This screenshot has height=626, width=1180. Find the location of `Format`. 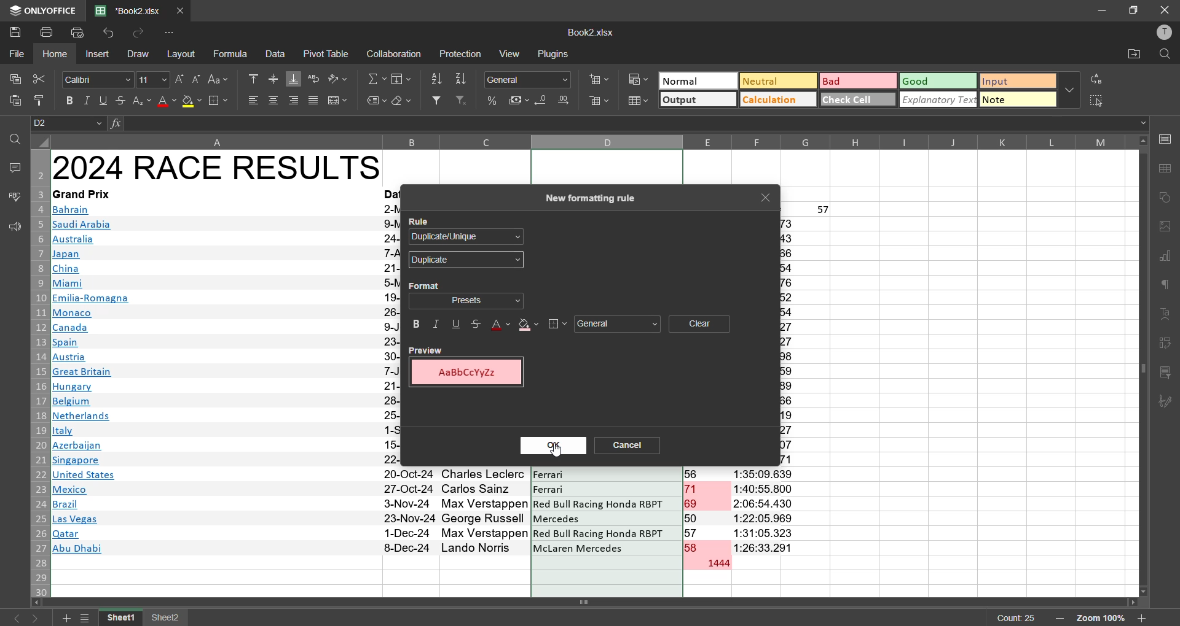

Format is located at coordinates (425, 284).